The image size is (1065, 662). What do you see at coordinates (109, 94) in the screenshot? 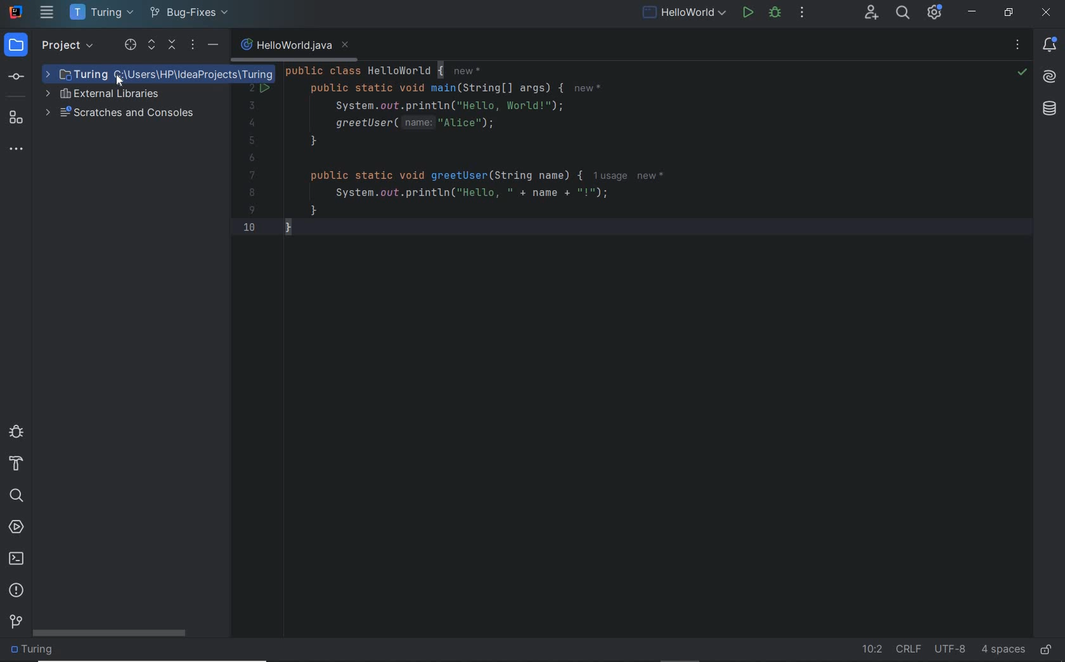
I see `external libraries` at bounding box center [109, 94].